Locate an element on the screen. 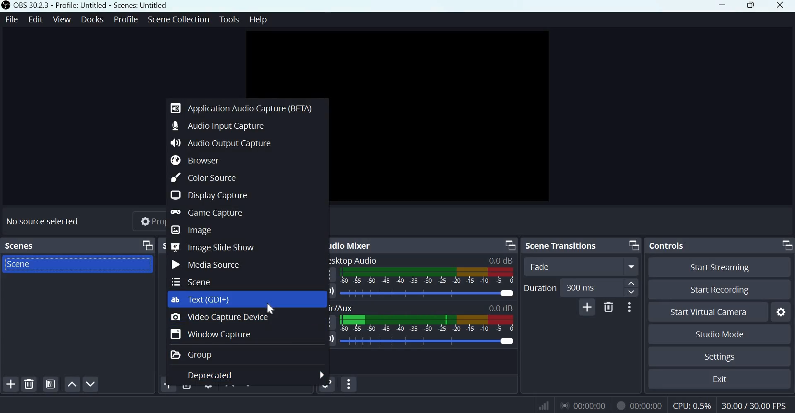 Image resolution: width=795 pixels, height=413 pixels. Fade is located at coordinates (565, 266).